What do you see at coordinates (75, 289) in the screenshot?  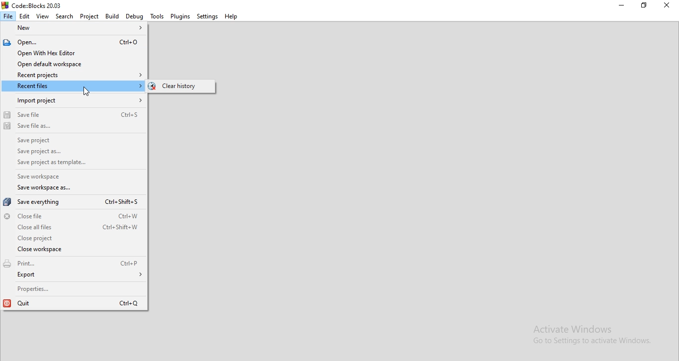 I see `Properties..` at bounding box center [75, 289].